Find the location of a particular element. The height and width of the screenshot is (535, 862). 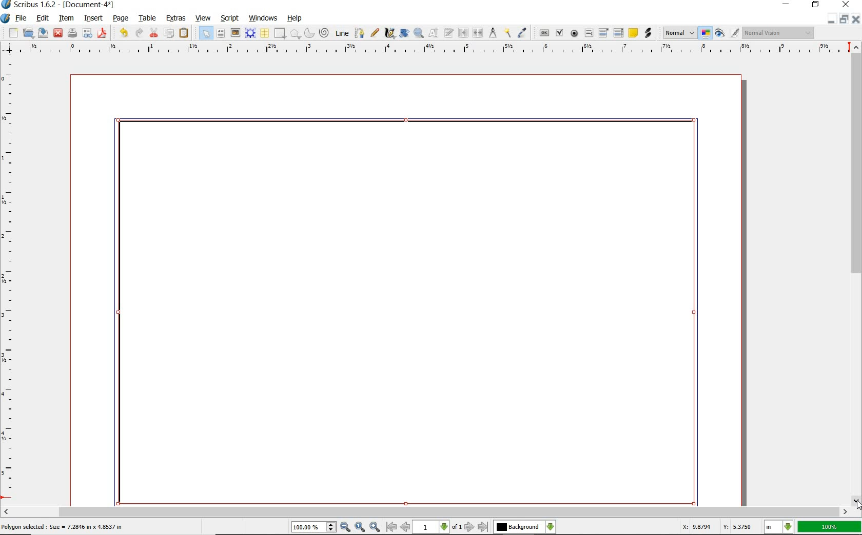

restore is located at coordinates (815, 6).